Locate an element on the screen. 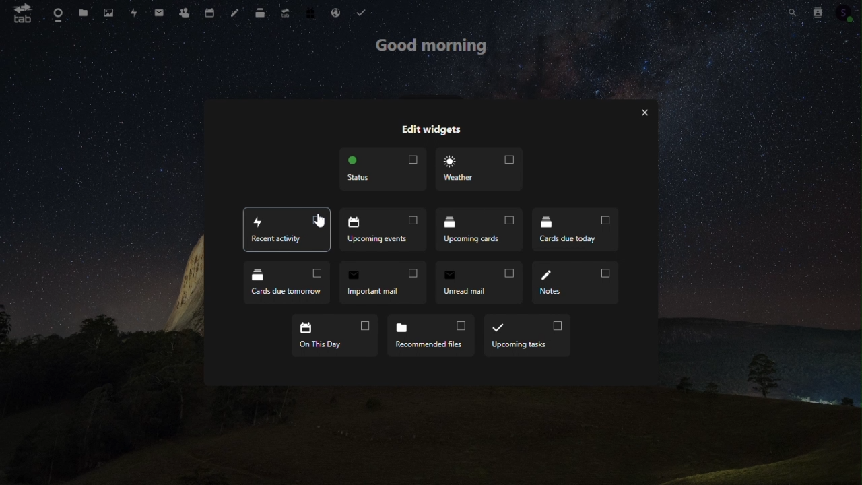  Notes is located at coordinates (576, 283).